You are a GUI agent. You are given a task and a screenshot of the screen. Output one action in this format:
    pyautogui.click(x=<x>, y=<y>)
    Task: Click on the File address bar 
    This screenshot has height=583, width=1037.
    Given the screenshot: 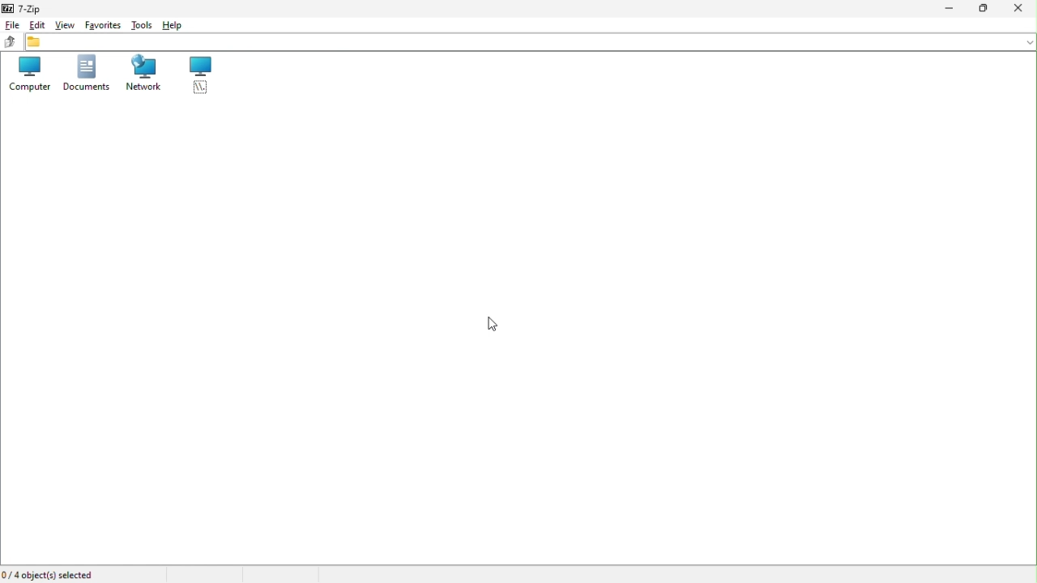 What is the action you would take?
    pyautogui.click(x=530, y=41)
    